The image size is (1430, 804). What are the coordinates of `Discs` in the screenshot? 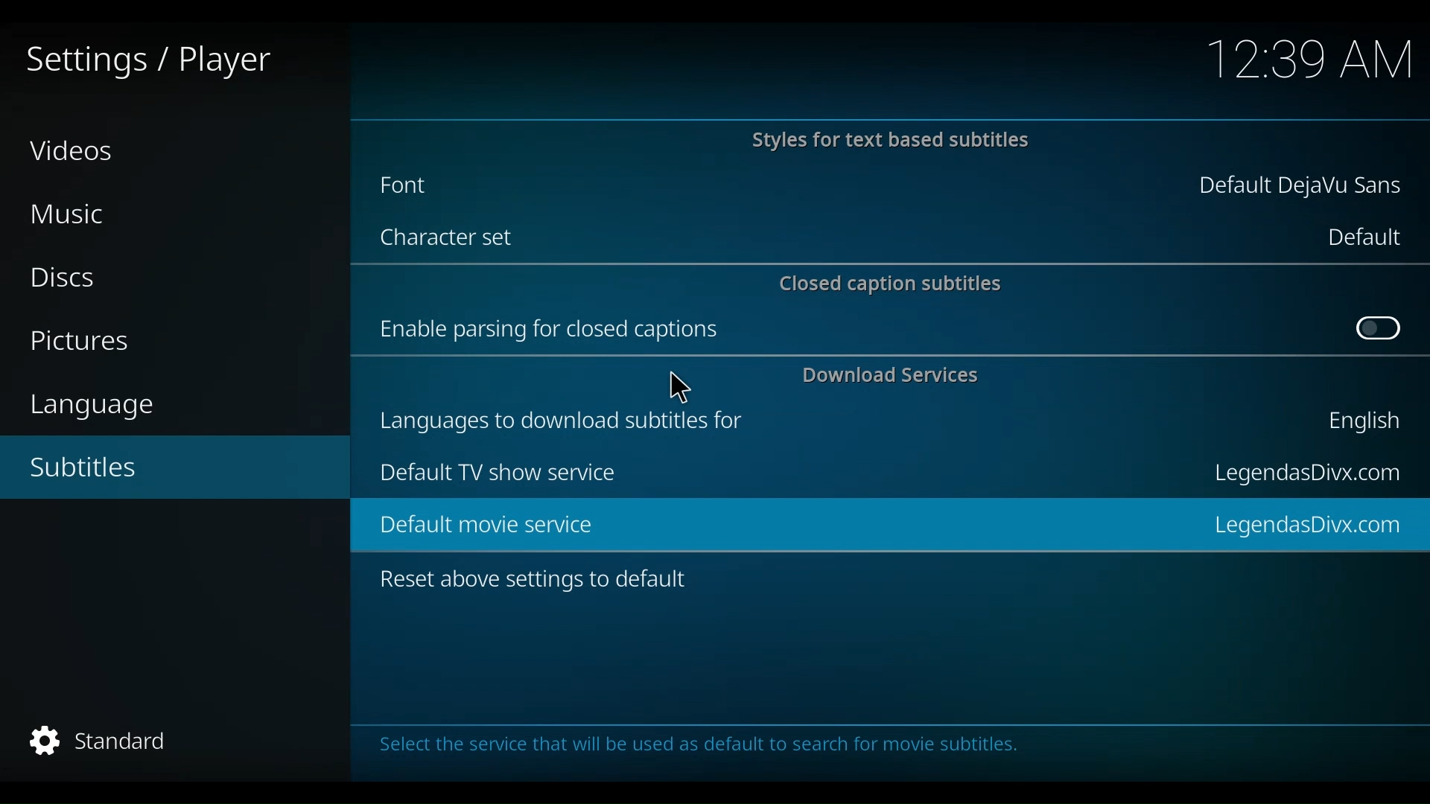 It's located at (70, 278).